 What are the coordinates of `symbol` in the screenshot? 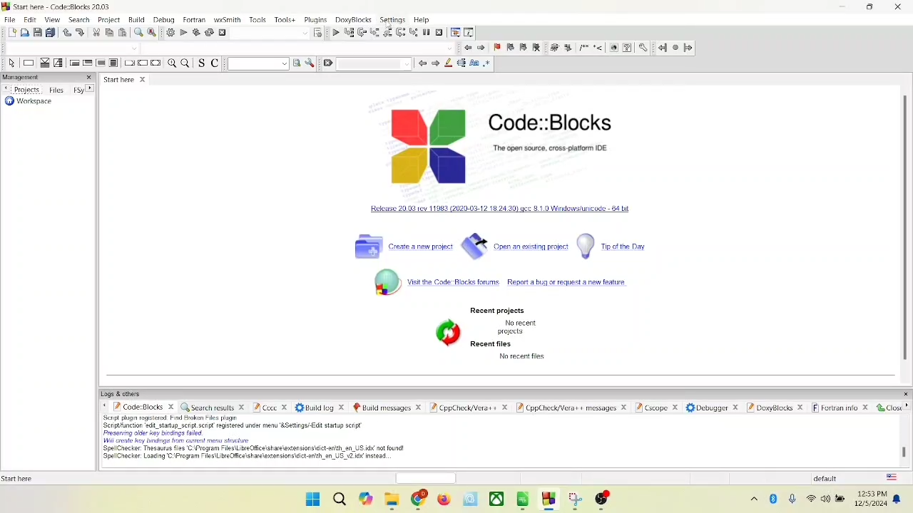 It's located at (380, 282).